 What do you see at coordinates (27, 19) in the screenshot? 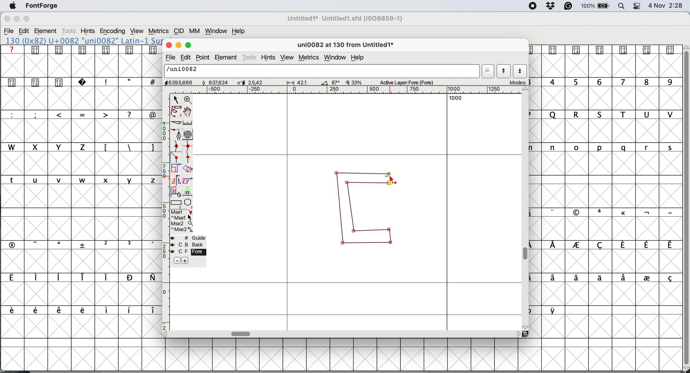
I see `maximise` at bounding box center [27, 19].